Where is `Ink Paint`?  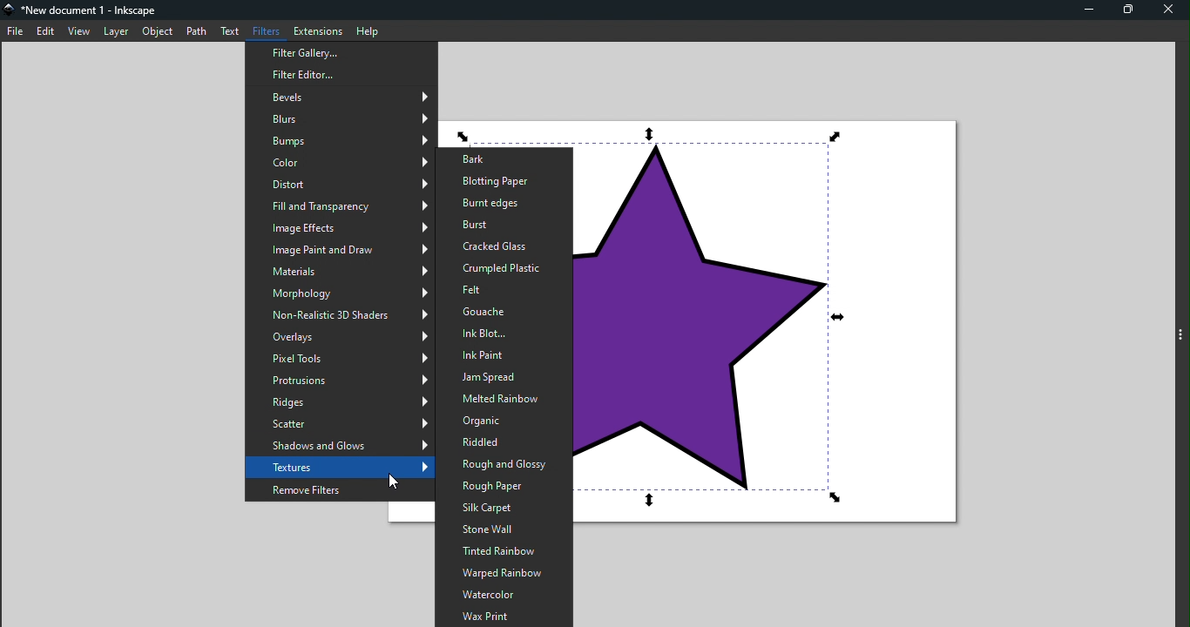
Ink Paint is located at coordinates (503, 356).